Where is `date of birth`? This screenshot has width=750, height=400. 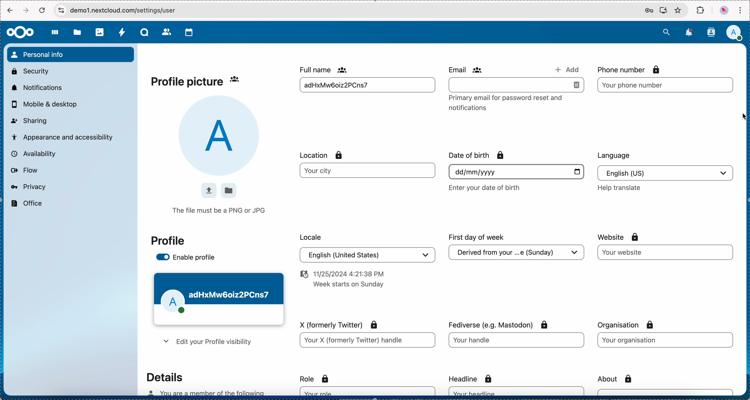
date of birth is located at coordinates (477, 155).